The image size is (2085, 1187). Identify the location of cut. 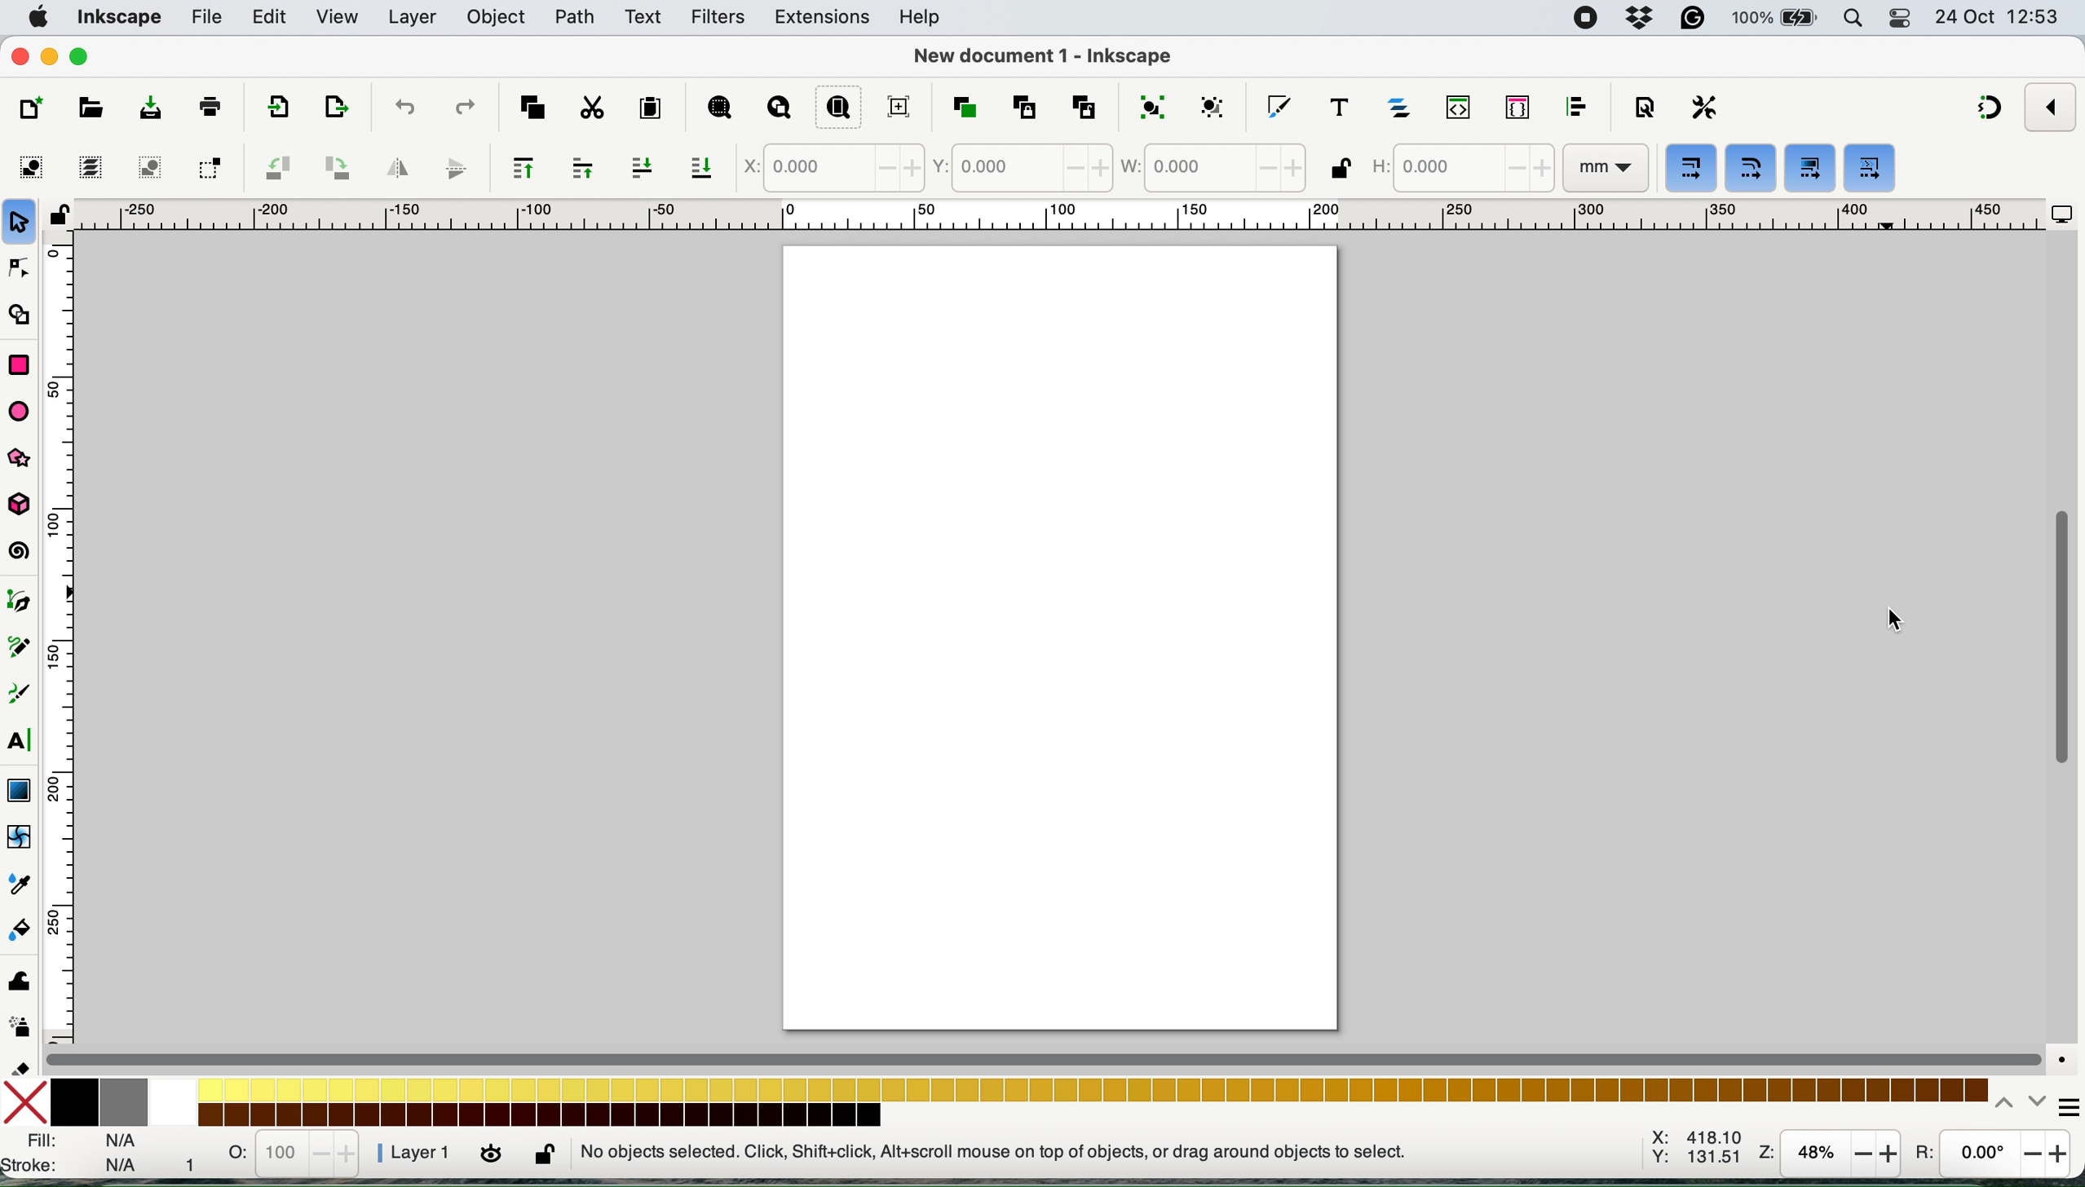
(590, 109).